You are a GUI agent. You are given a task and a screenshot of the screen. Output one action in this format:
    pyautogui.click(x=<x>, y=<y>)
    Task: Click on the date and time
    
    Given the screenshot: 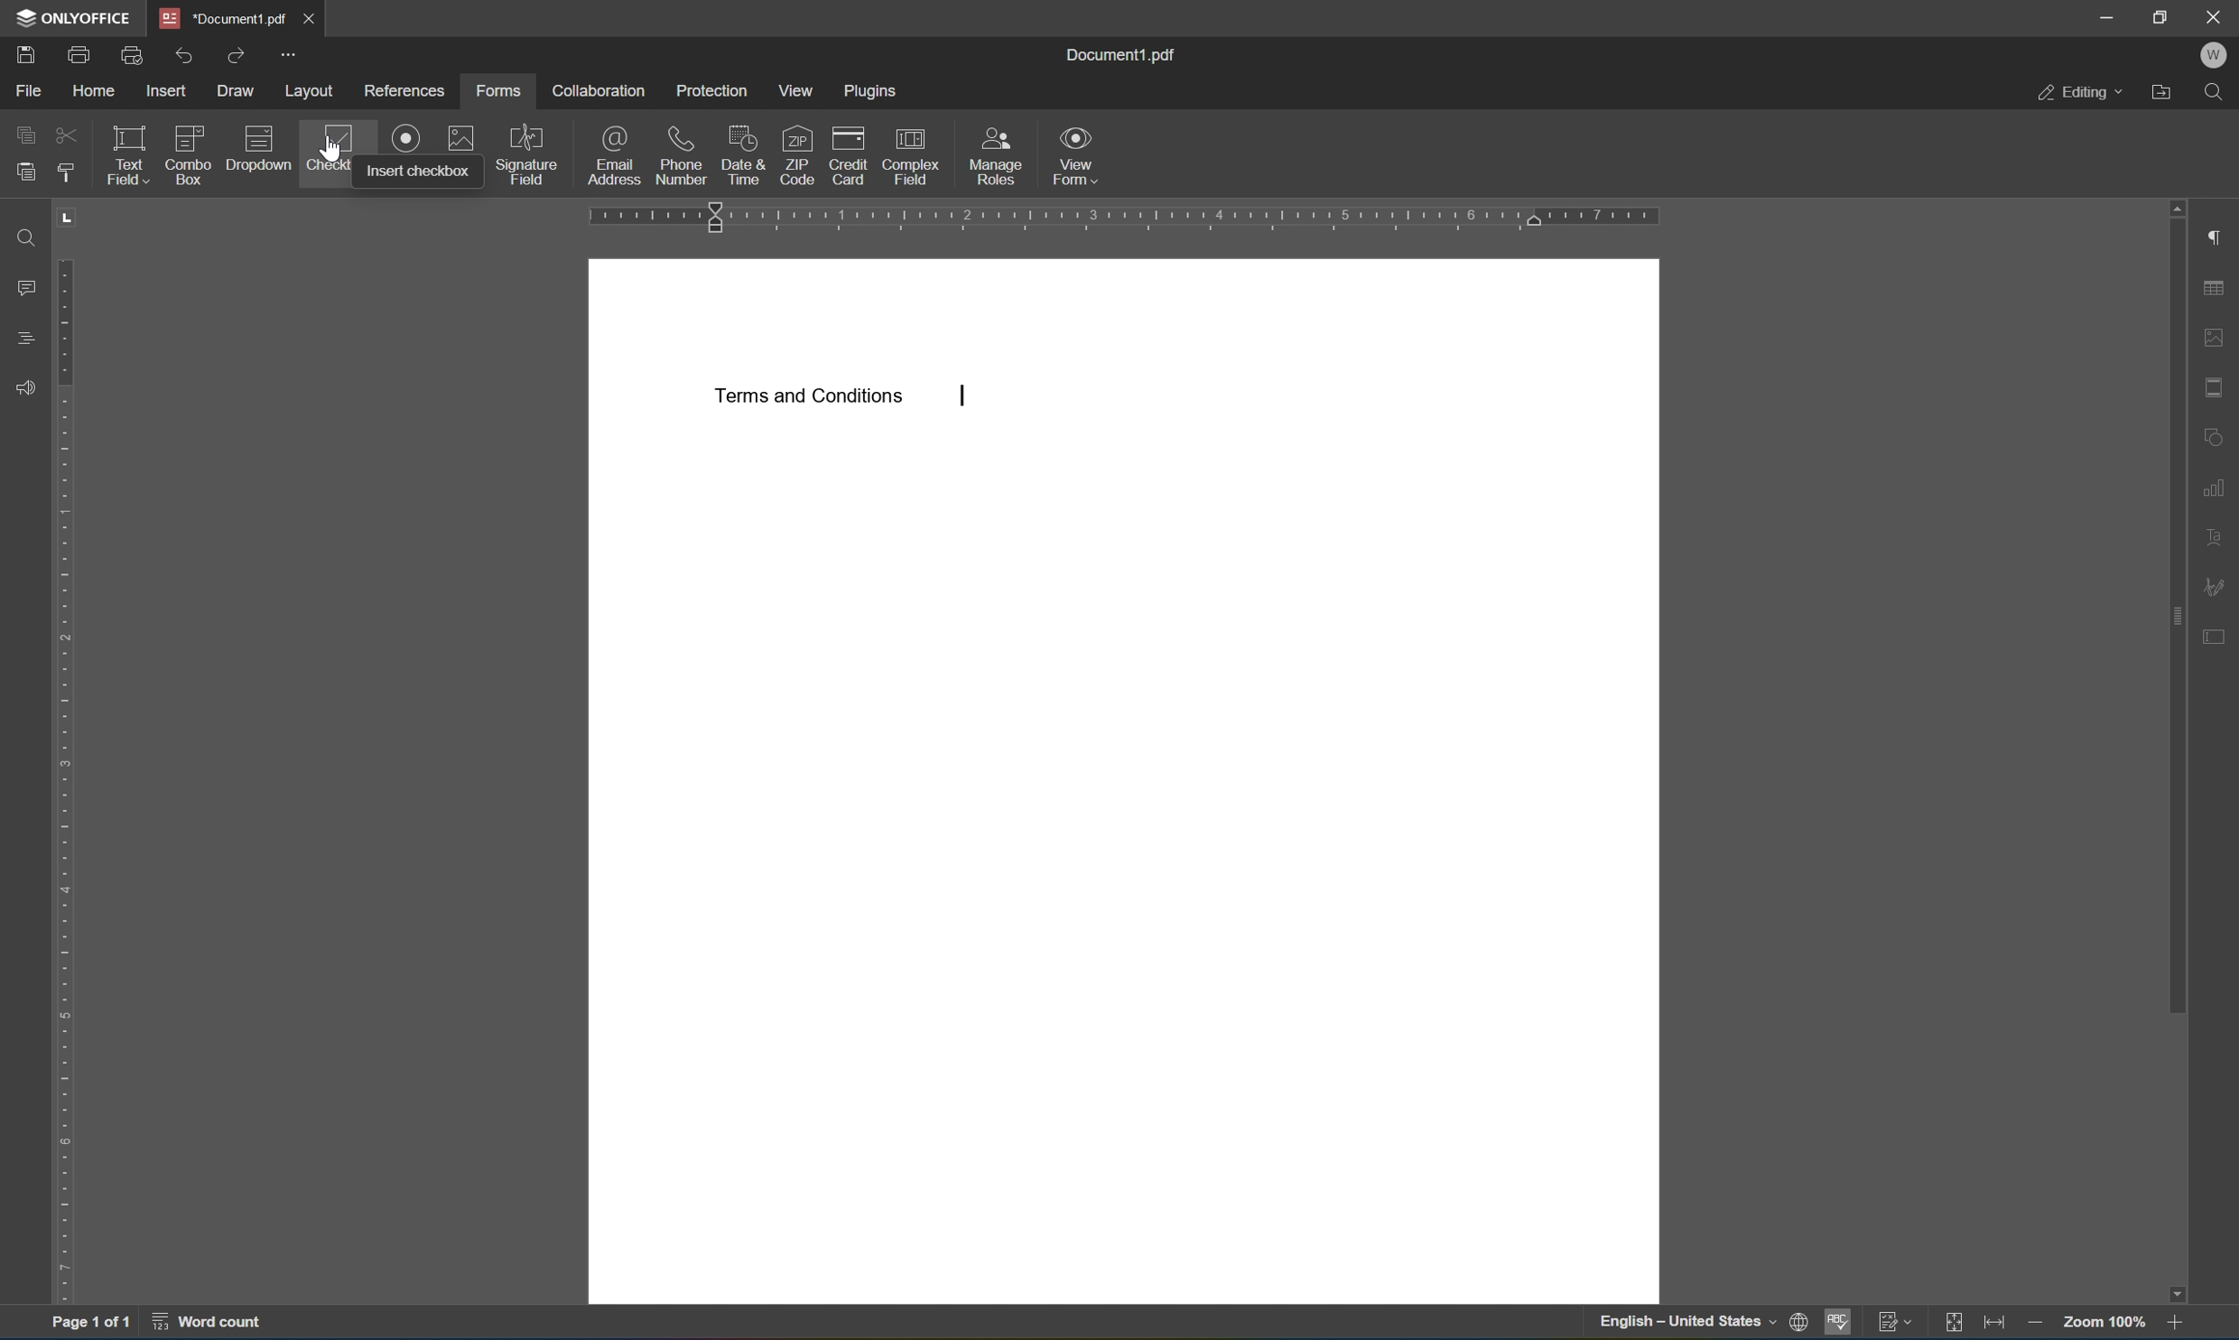 What is the action you would take?
    pyautogui.click(x=744, y=154)
    